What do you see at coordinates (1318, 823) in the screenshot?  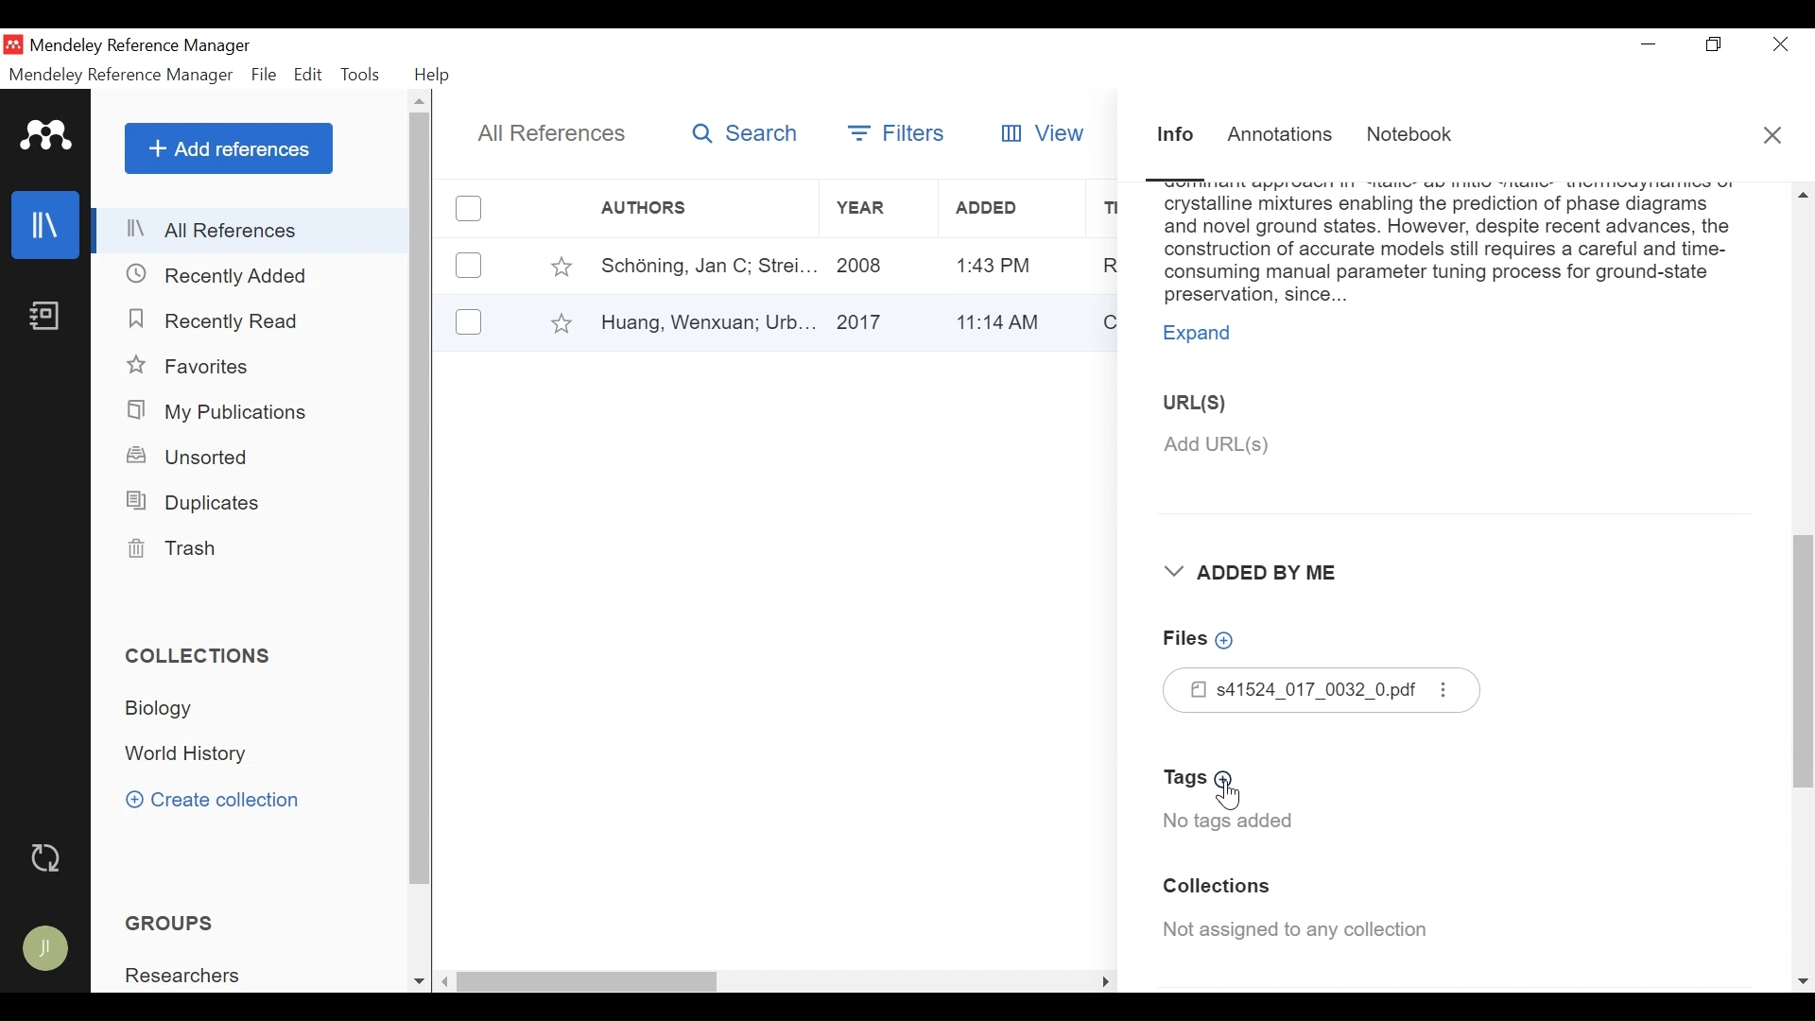 I see `No tags added` at bounding box center [1318, 823].